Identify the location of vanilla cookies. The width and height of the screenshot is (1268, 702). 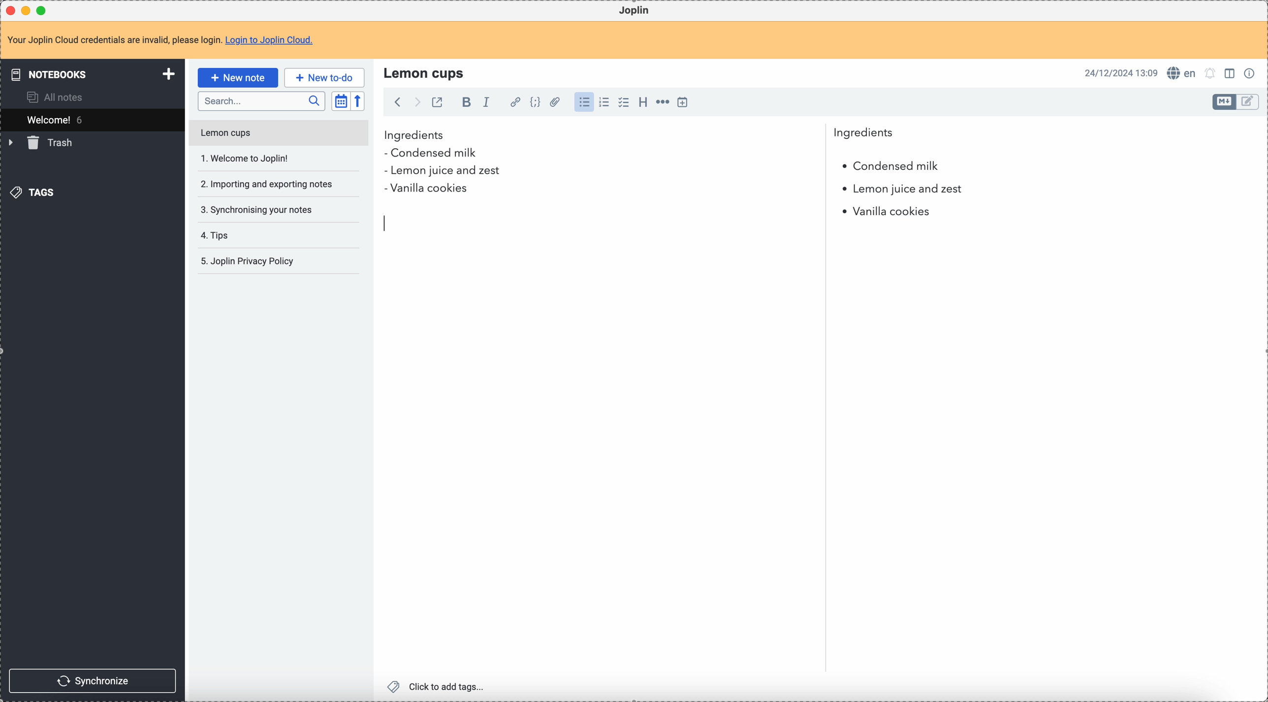
(426, 189).